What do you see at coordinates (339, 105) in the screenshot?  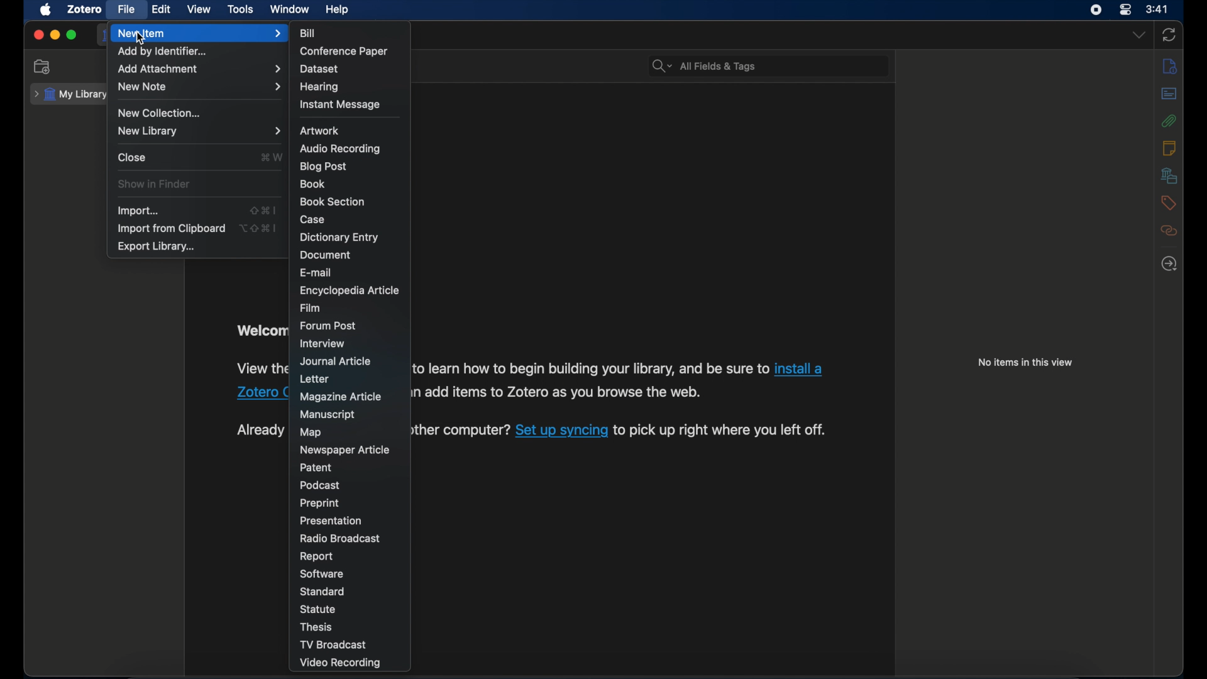 I see `instant message` at bounding box center [339, 105].